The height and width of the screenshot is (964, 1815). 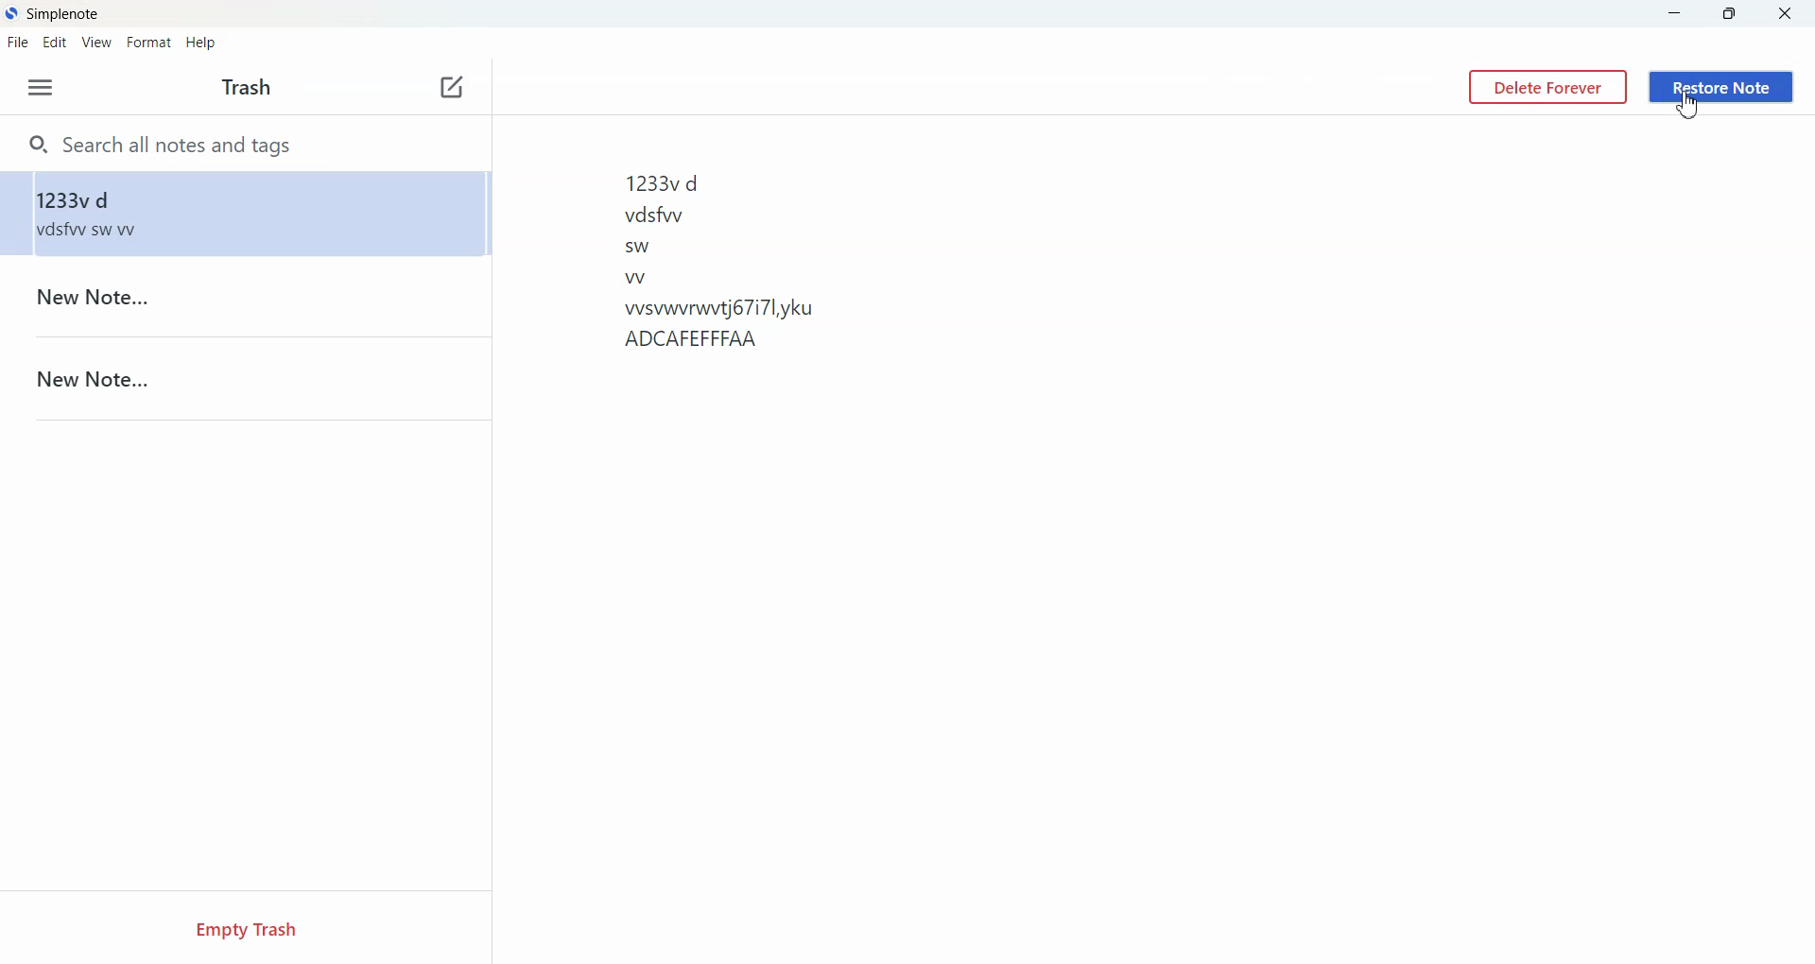 What do you see at coordinates (245, 143) in the screenshot?
I see `Search all notes and tags` at bounding box center [245, 143].